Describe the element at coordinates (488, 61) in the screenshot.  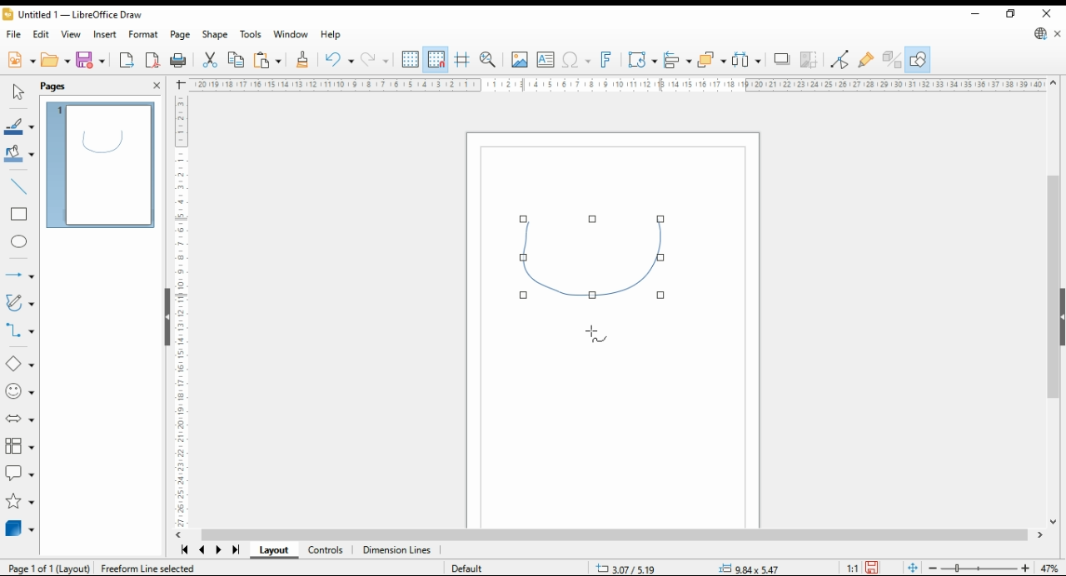
I see `zoom and pan` at that location.